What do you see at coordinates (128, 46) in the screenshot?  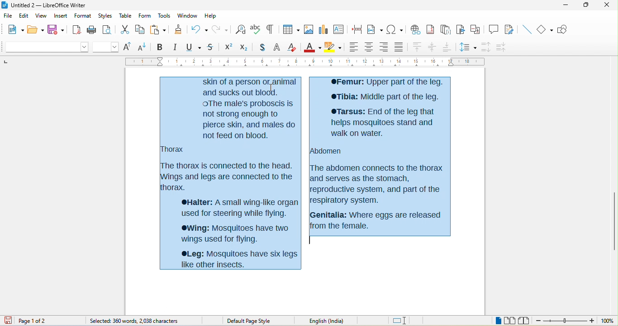 I see `increase size` at bounding box center [128, 46].